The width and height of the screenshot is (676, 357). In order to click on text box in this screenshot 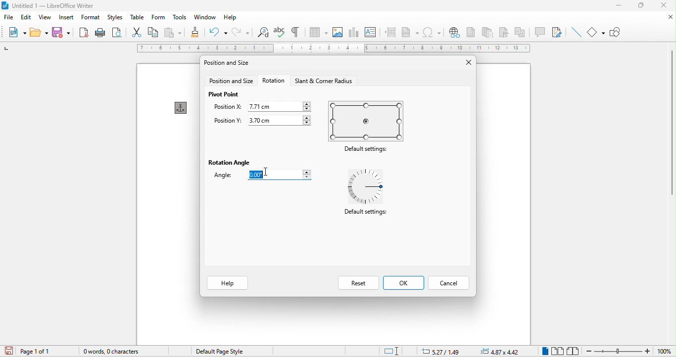, I will do `click(370, 32)`.